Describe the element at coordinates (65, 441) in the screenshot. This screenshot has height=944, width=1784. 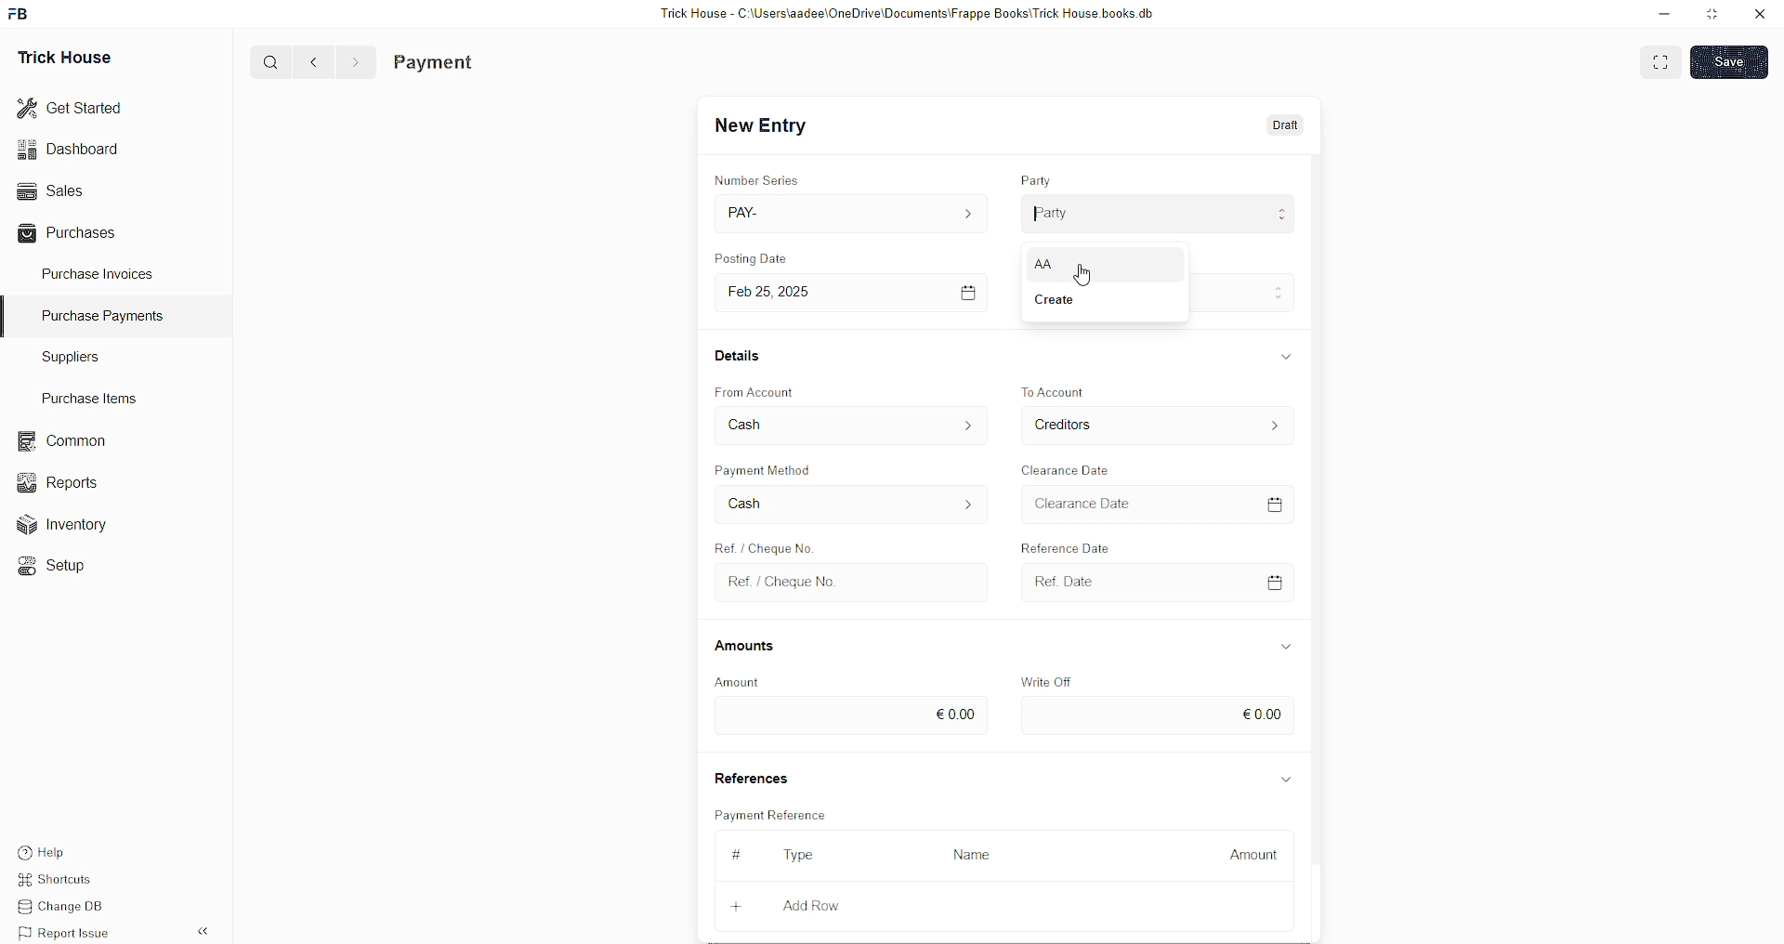
I see `common` at that location.